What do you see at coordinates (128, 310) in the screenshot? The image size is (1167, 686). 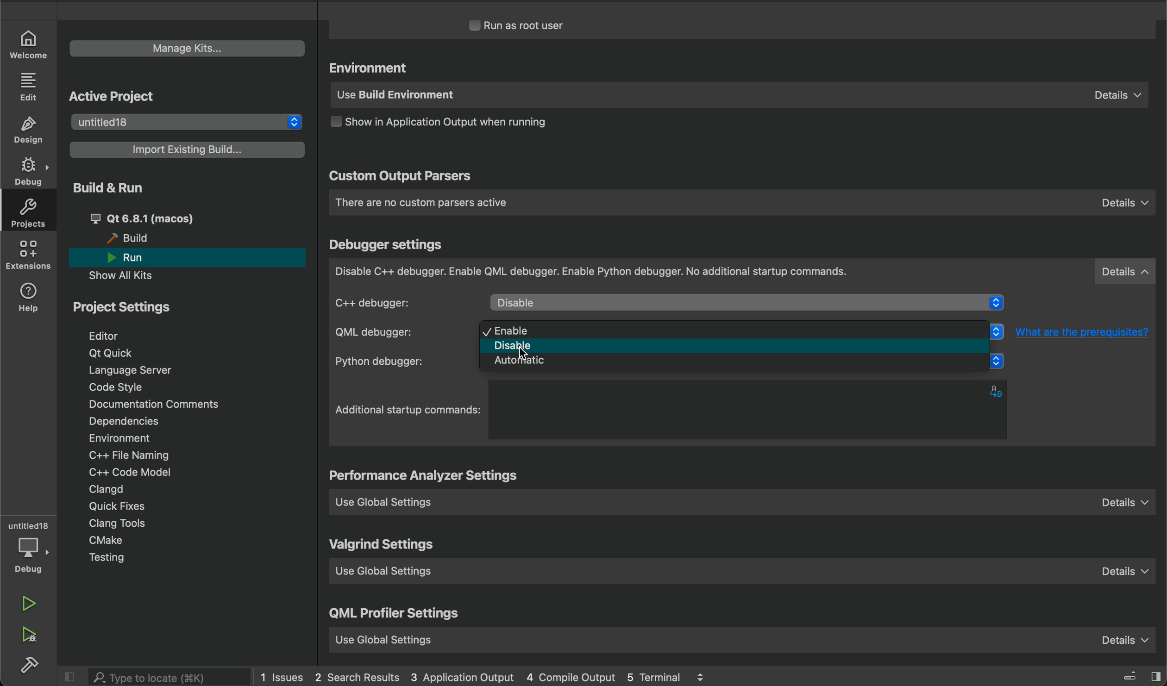 I see `project` at bounding box center [128, 310].